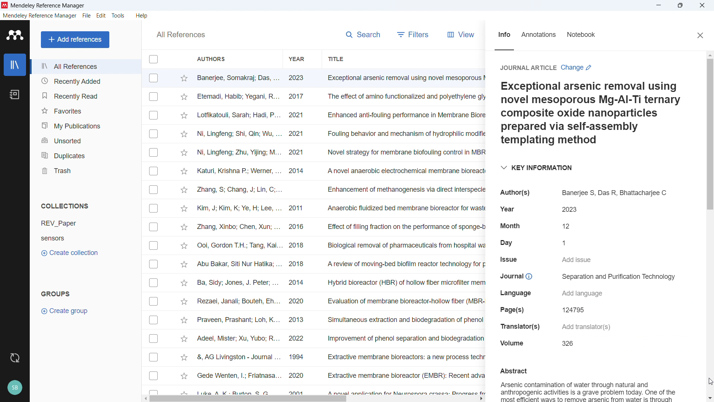 This screenshot has height=402, width=714. What do you see at coordinates (297, 172) in the screenshot?
I see `2014` at bounding box center [297, 172].